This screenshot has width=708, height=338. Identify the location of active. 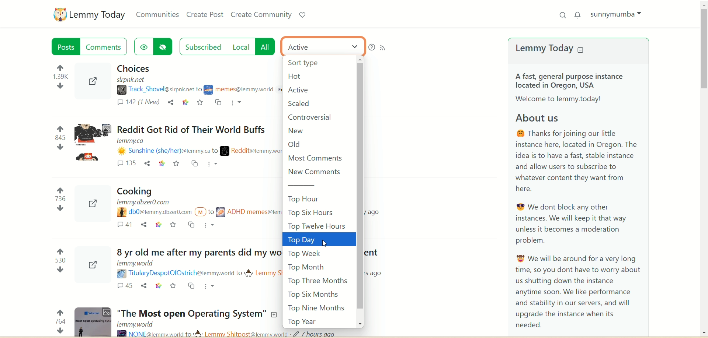
(298, 90).